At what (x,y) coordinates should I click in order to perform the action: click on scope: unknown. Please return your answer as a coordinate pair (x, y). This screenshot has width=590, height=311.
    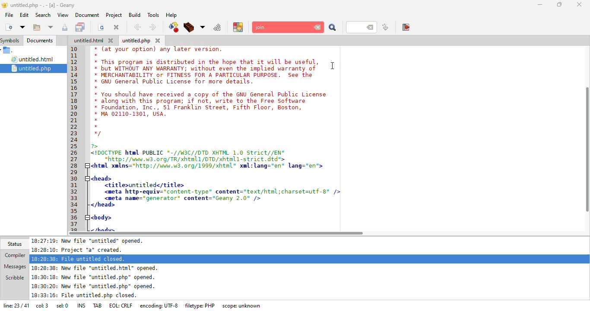
    Looking at the image, I should click on (242, 306).